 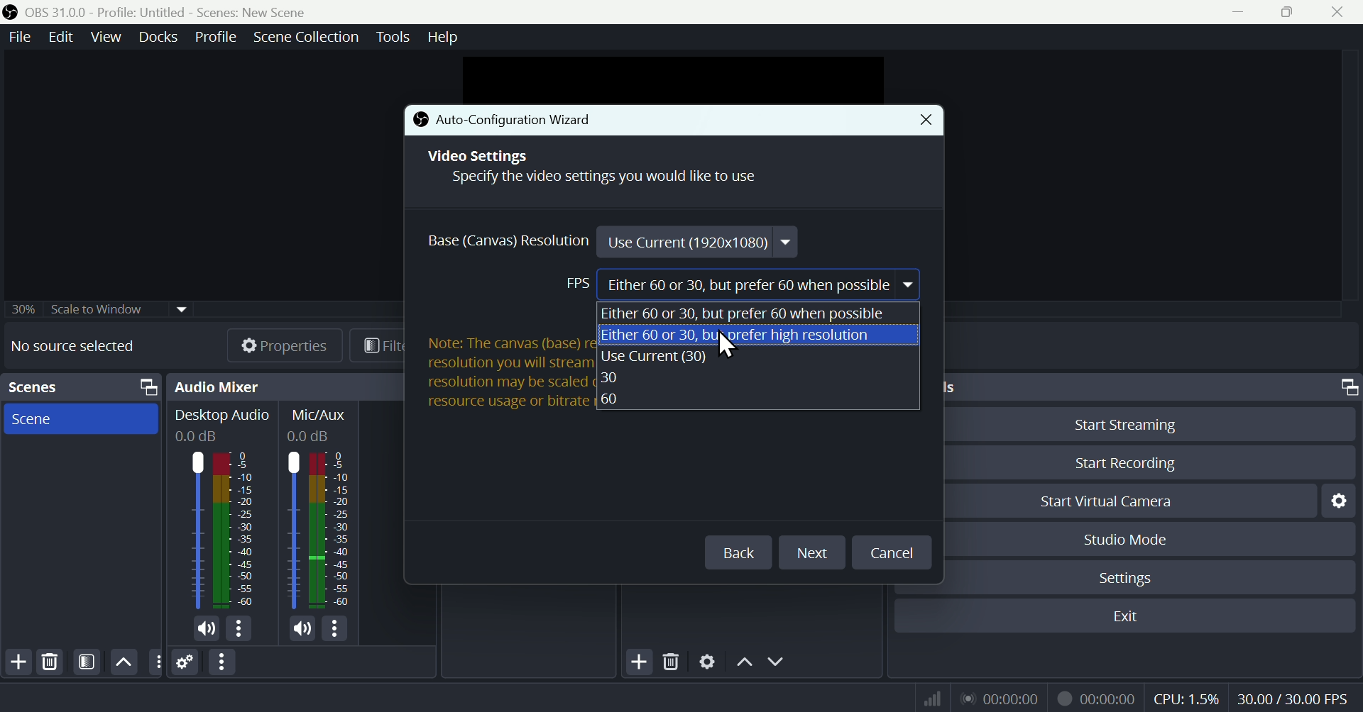 What do you see at coordinates (1234, 11) in the screenshot?
I see `minimise` at bounding box center [1234, 11].